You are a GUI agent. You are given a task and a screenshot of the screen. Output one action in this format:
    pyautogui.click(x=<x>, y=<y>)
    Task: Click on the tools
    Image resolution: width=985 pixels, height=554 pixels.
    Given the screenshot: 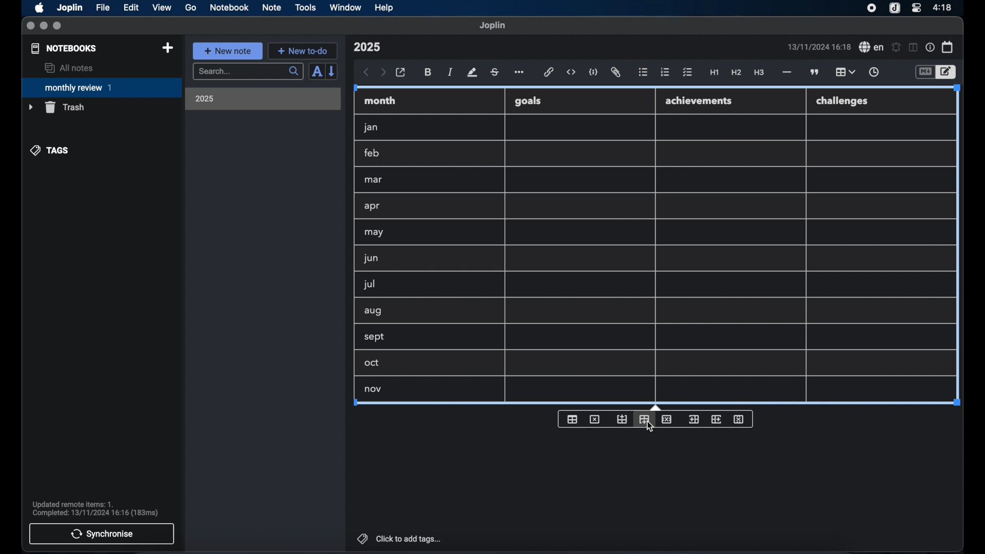 What is the action you would take?
    pyautogui.click(x=305, y=7)
    